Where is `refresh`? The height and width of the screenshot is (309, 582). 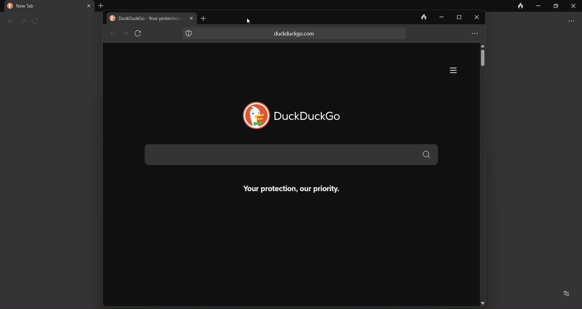
refresh is located at coordinates (140, 34).